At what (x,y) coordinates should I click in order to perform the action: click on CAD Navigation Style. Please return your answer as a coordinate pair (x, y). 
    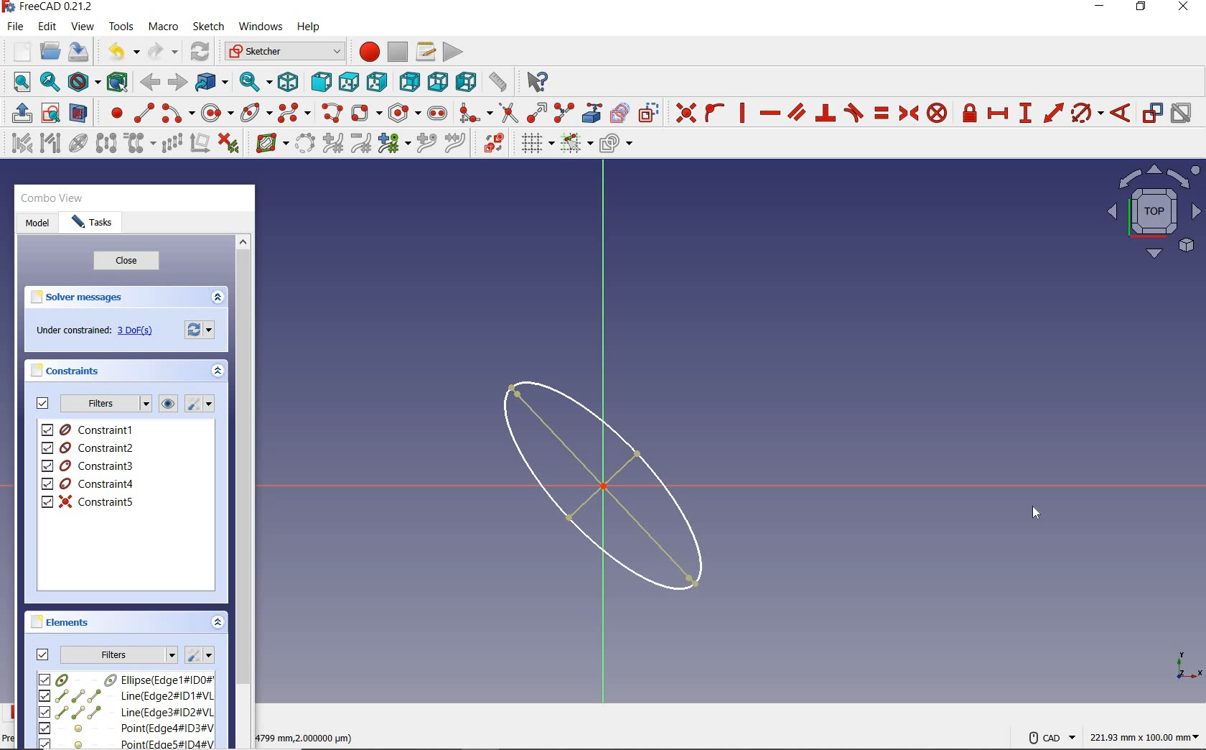
    Looking at the image, I should click on (1048, 736).